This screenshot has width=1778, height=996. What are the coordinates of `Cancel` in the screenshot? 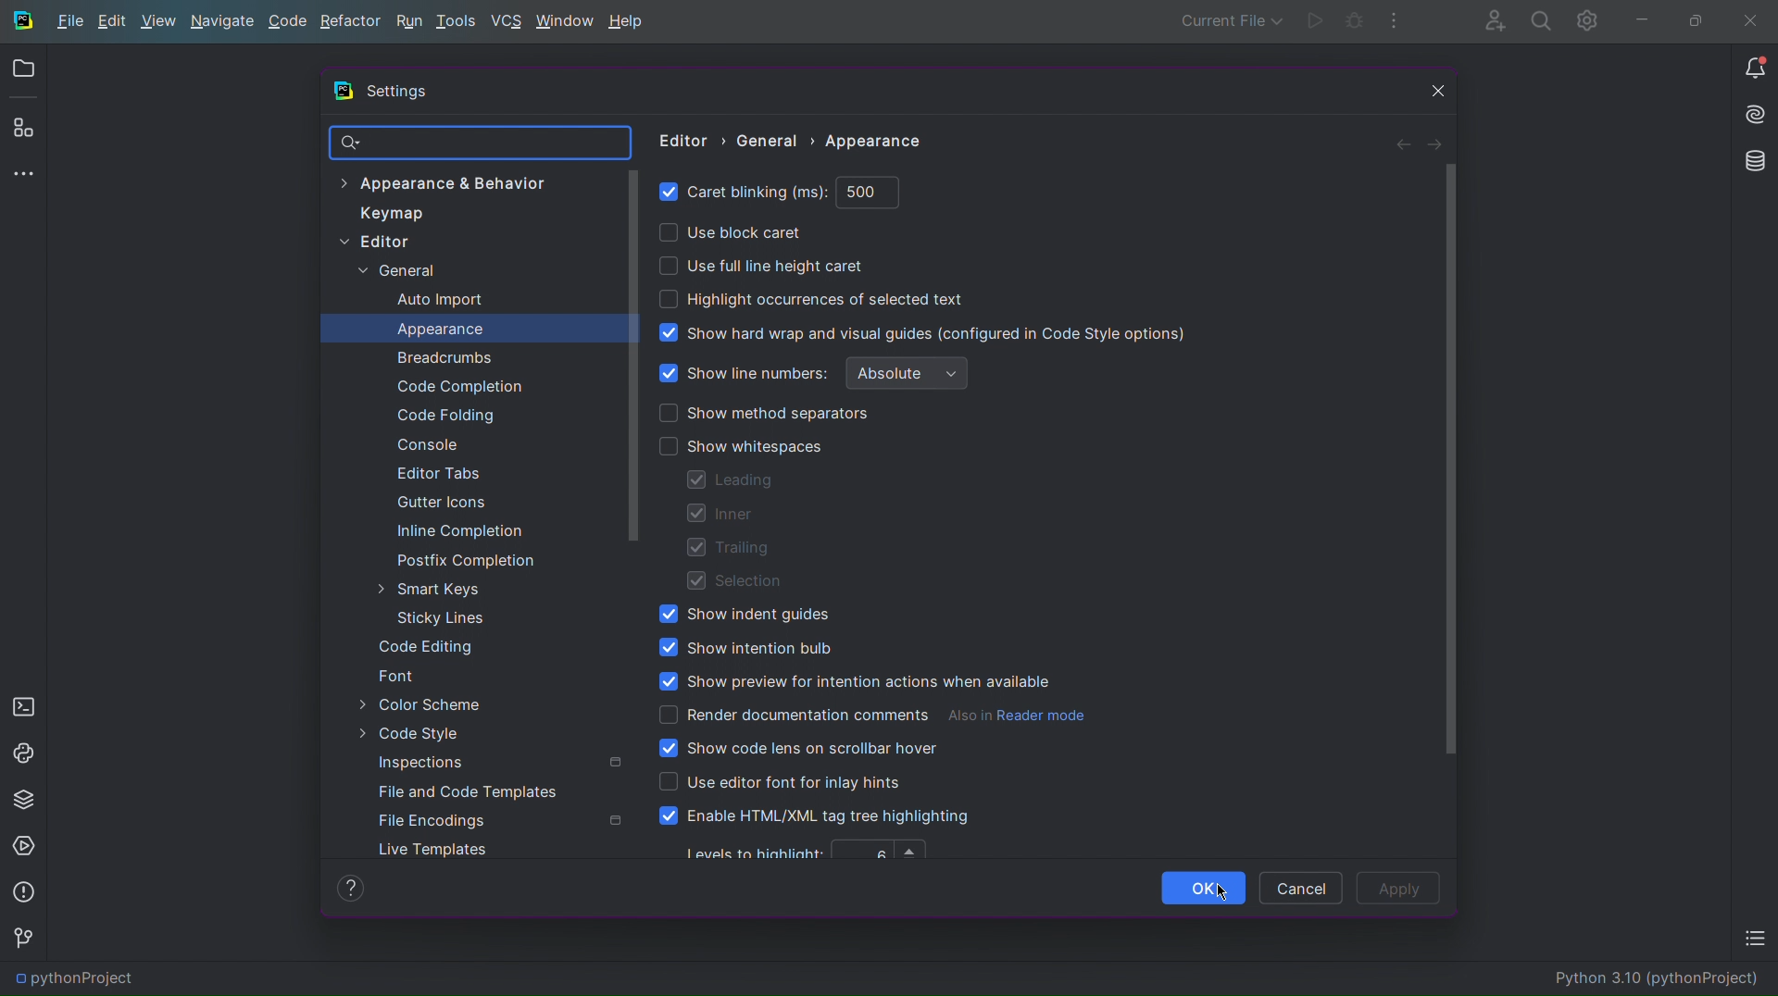 It's located at (1301, 886).